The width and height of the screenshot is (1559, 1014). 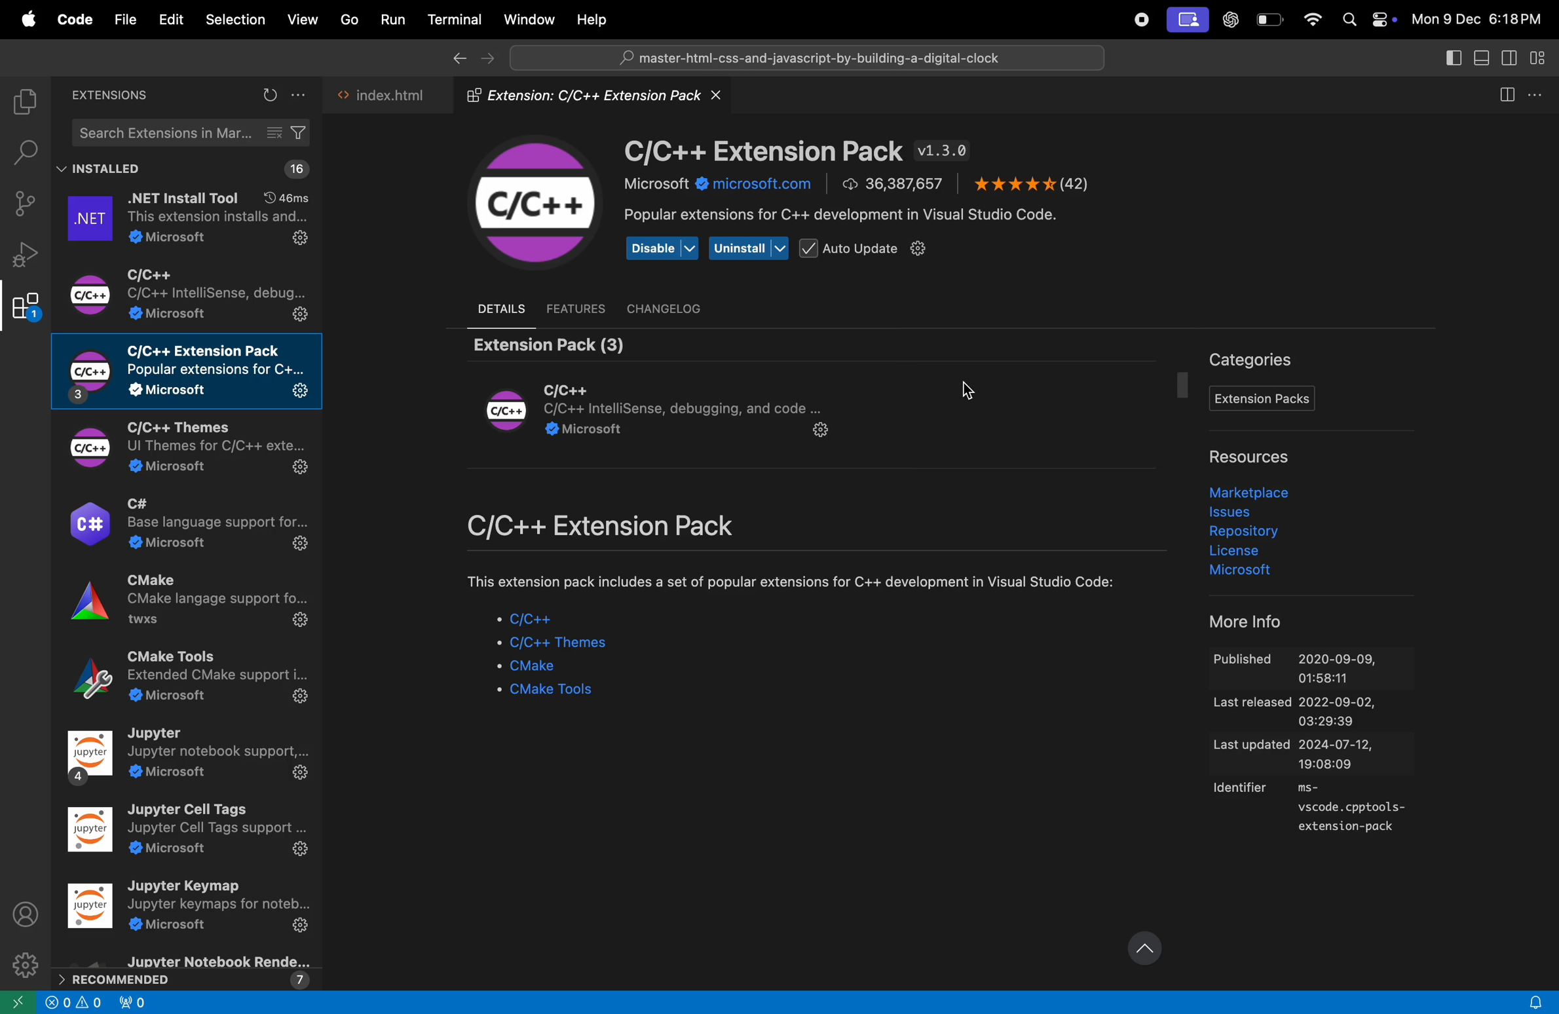 What do you see at coordinates (565, 645) in the screenshot?
I see `c/C++ themes` at bounding box center [565, 645].